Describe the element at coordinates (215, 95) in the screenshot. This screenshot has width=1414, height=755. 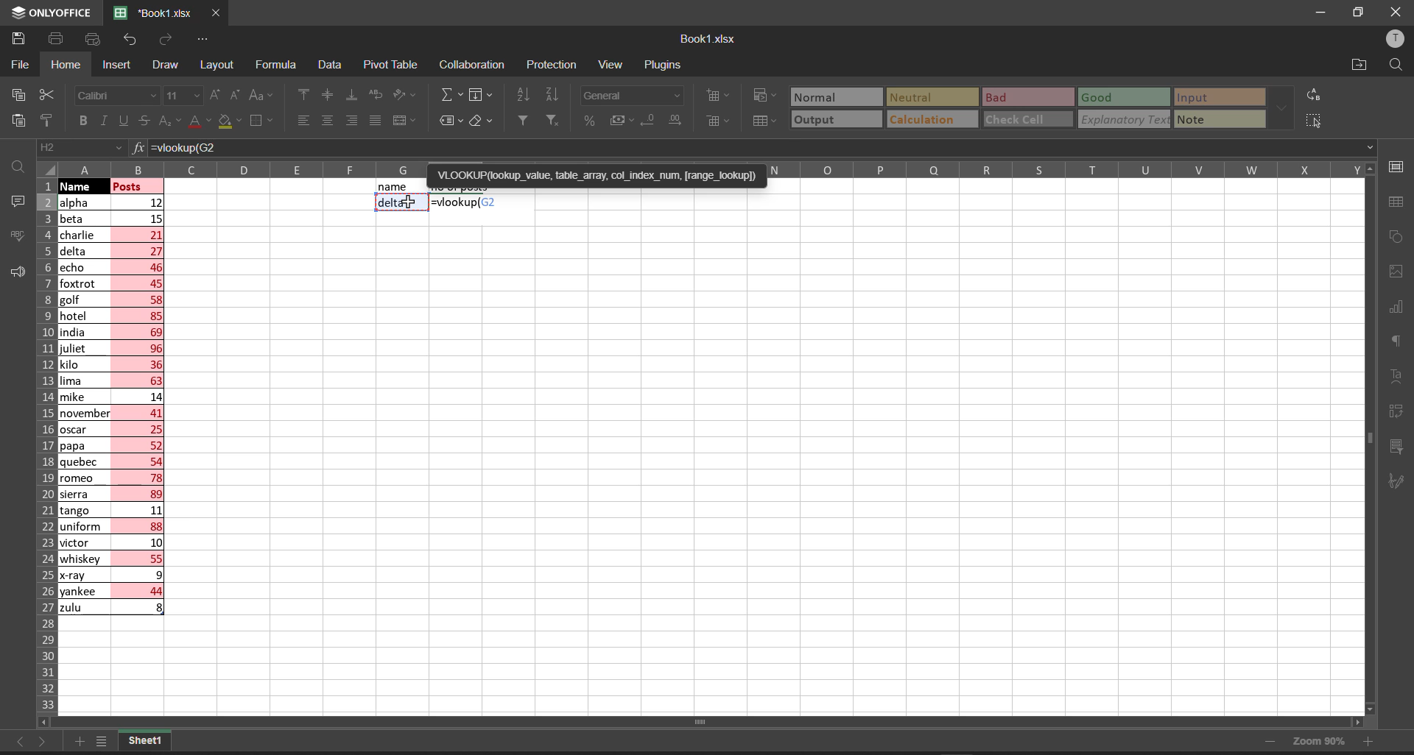
I see `increment font size` at that location.